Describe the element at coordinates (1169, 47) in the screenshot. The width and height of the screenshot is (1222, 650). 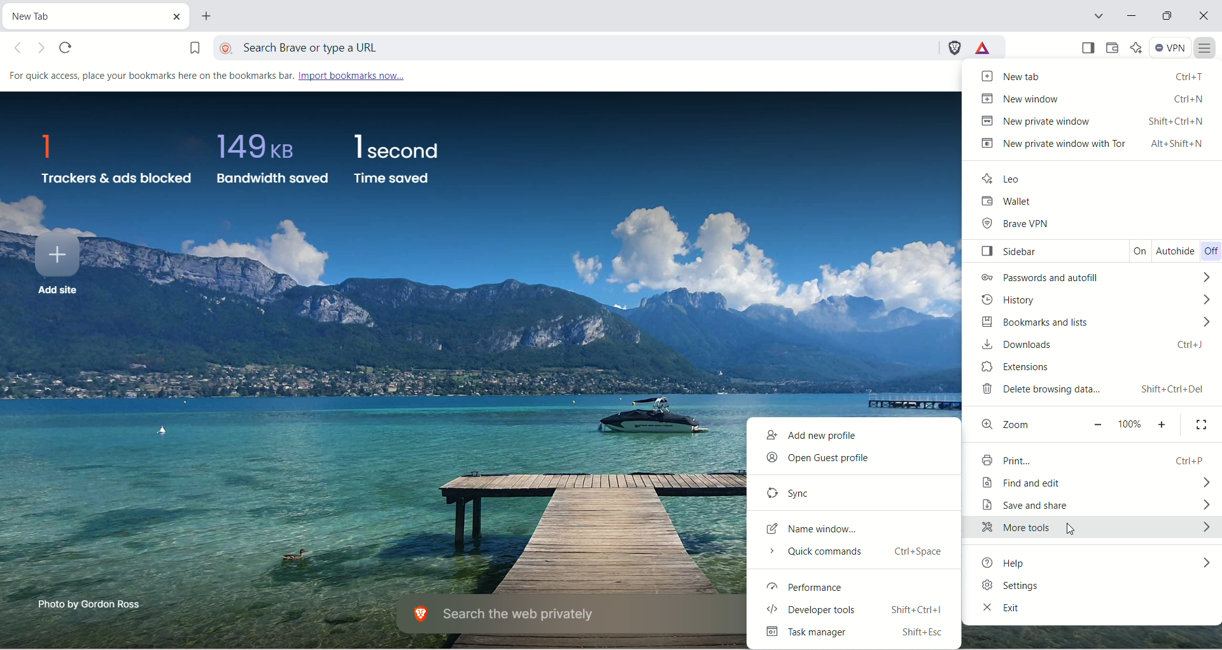
I see `VPN` at that location.